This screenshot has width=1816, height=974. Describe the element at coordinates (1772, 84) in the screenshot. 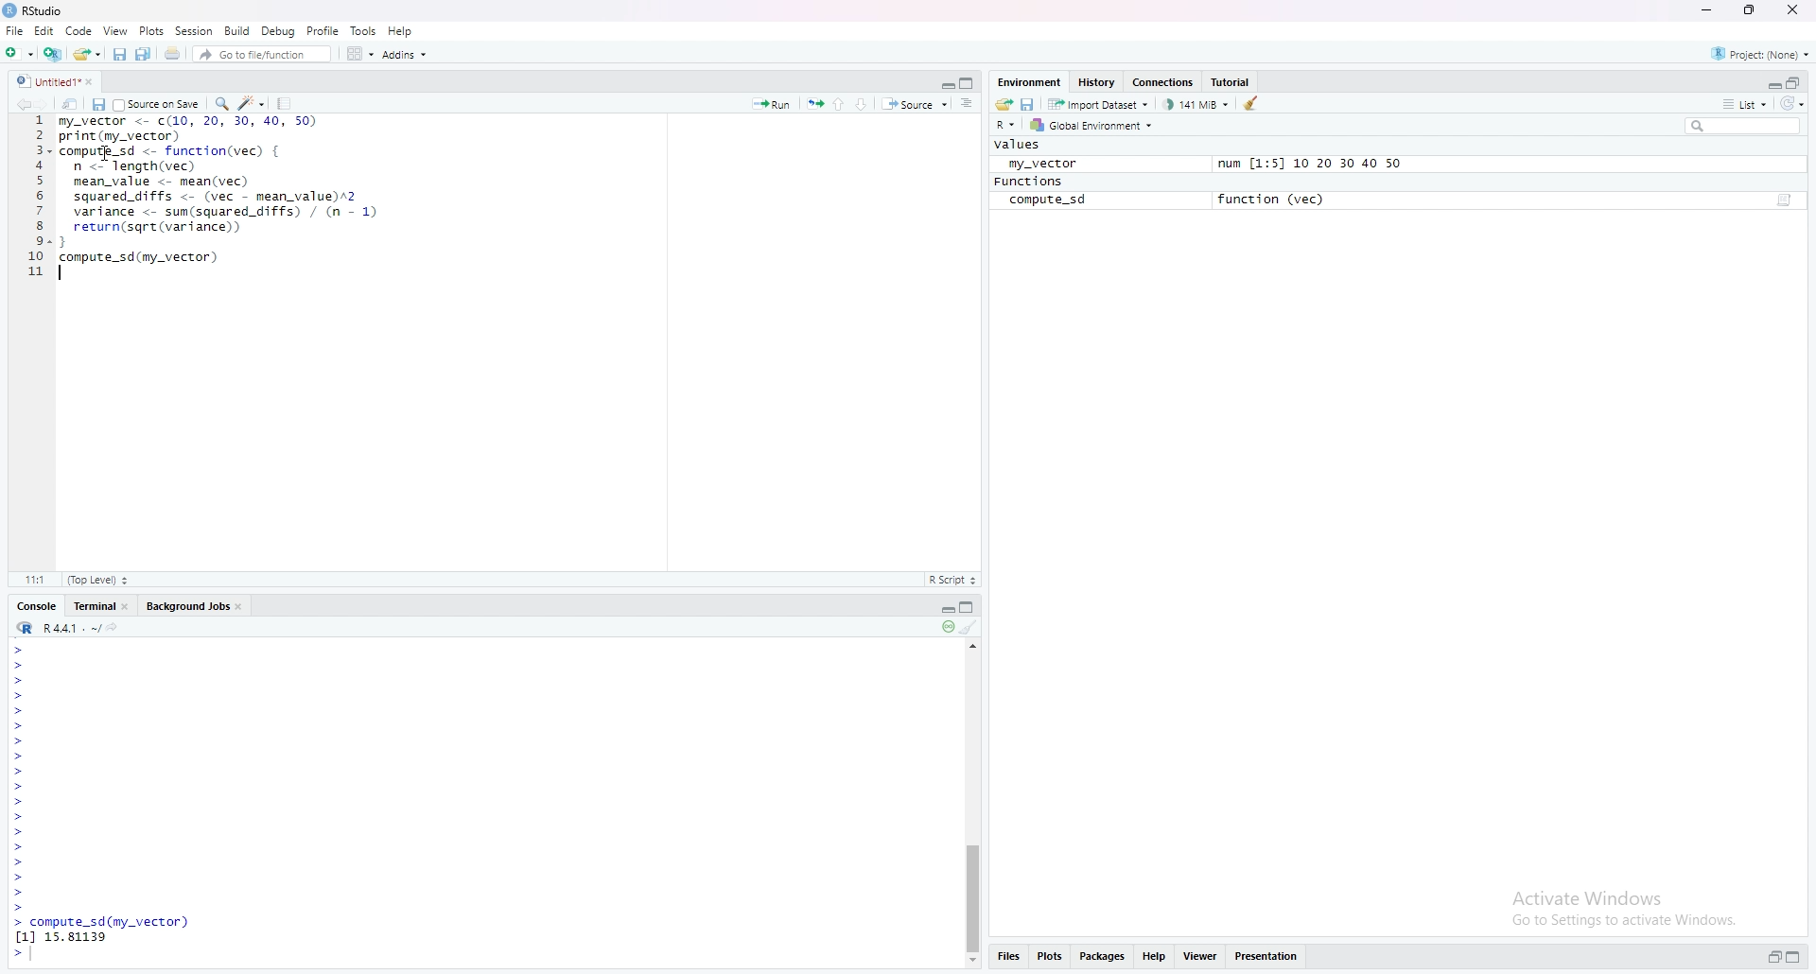

I see `Minimize` at that location.